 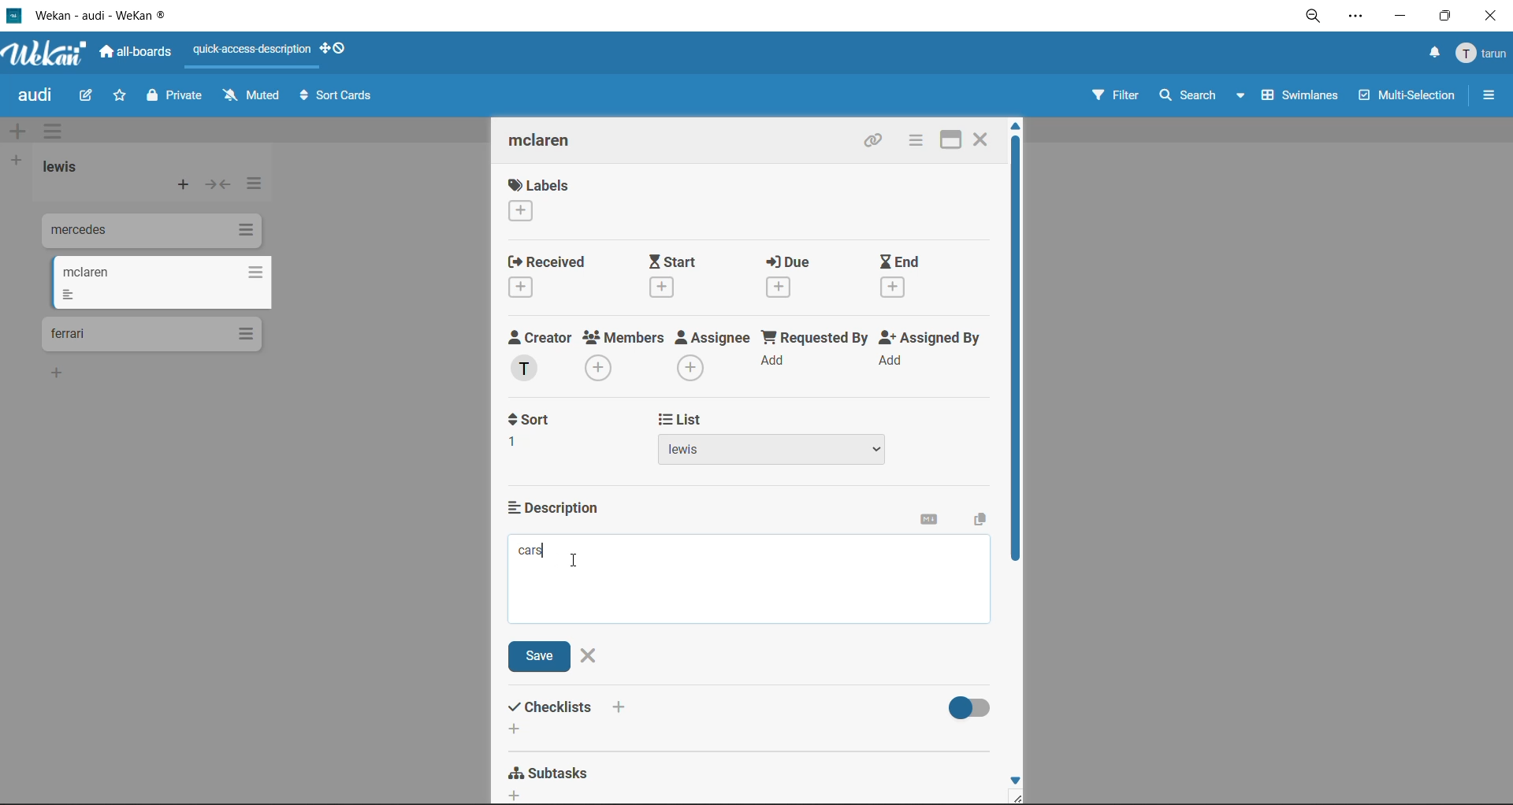 What do you see at coordinates (544, 356) in the screenshot?
I see `creator` at bounding box center [544, 356].